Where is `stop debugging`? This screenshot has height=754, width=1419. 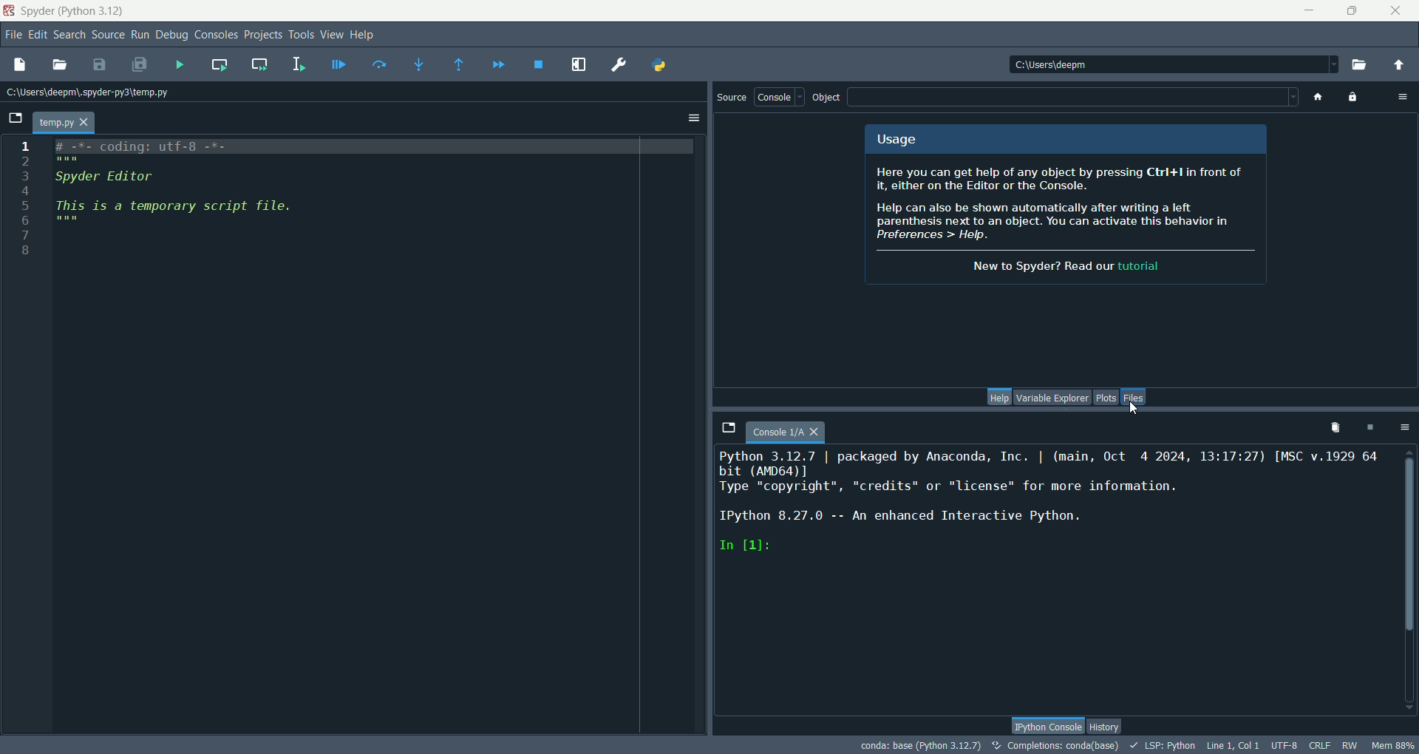 stop debugging is located at coordinates (543, 64).